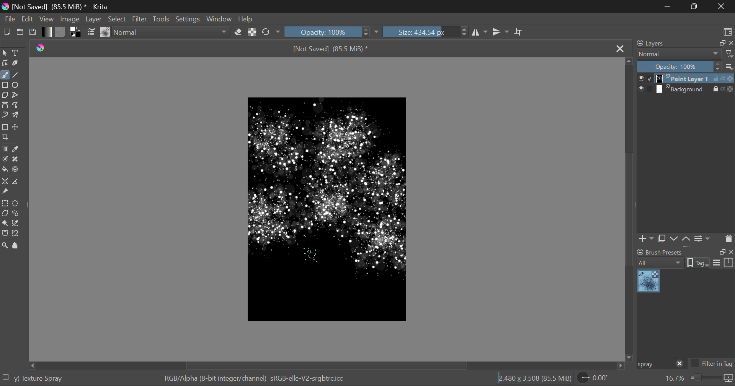  Describe the element at coordinates (60, 31) in the screenshot. I see `Pattern` at that location.